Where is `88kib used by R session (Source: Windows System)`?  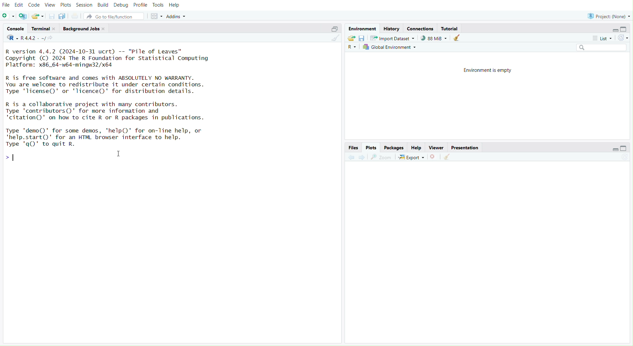
88kib used by R session (Source: Windows System) is located at coordinates (432, 38).